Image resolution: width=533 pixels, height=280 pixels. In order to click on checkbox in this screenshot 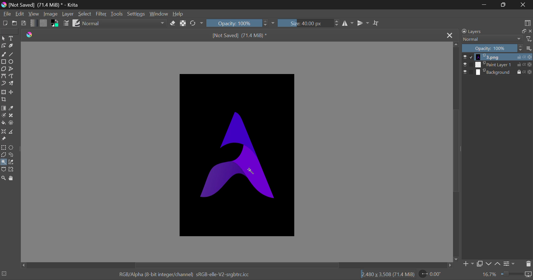, I will do `click(467, 65)`.